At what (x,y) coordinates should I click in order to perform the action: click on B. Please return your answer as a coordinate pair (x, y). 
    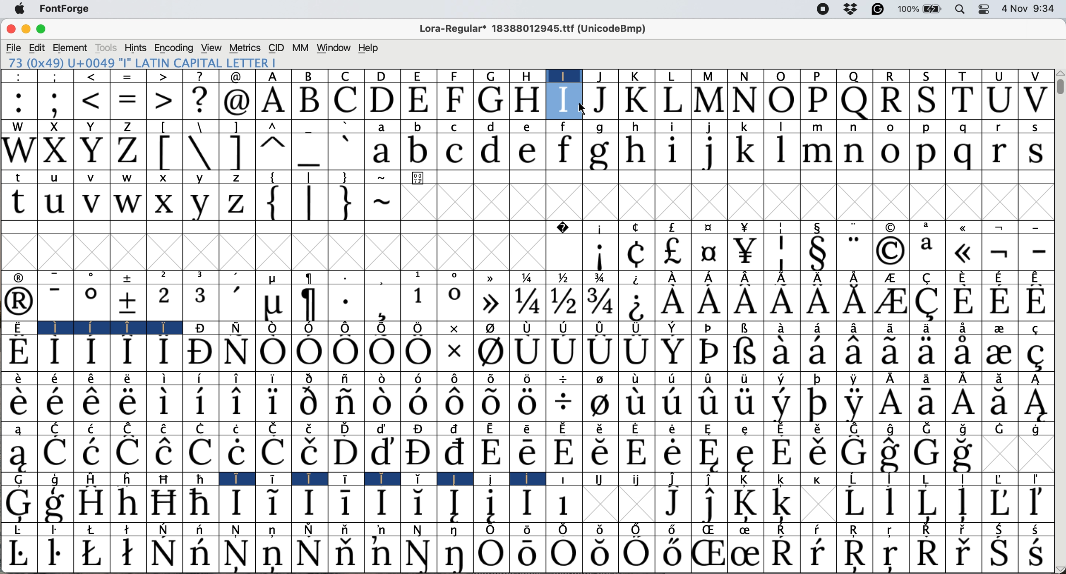
    Looking at the image, I should click on (309, 101).